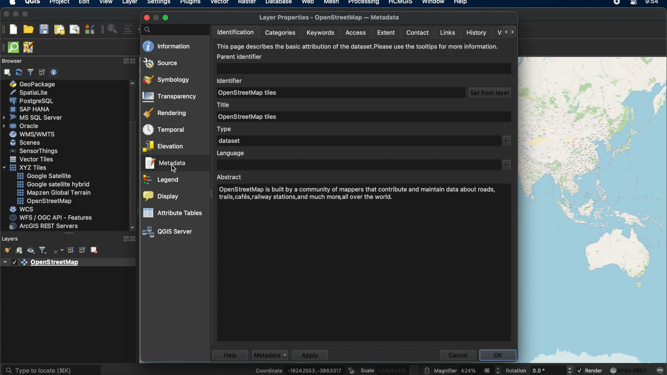 Image resolution: width=667 pixels, height=375 pixels. What do you see at coordinates (427, 369) in the screenshot?
I see `lock scale` at bounding box center [427, 369].